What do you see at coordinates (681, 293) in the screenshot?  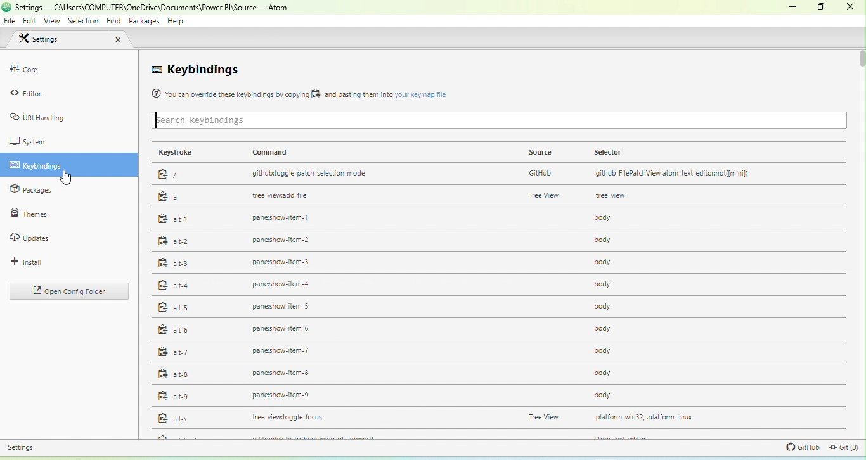 I see `selector` at bounding box center [681, 293].